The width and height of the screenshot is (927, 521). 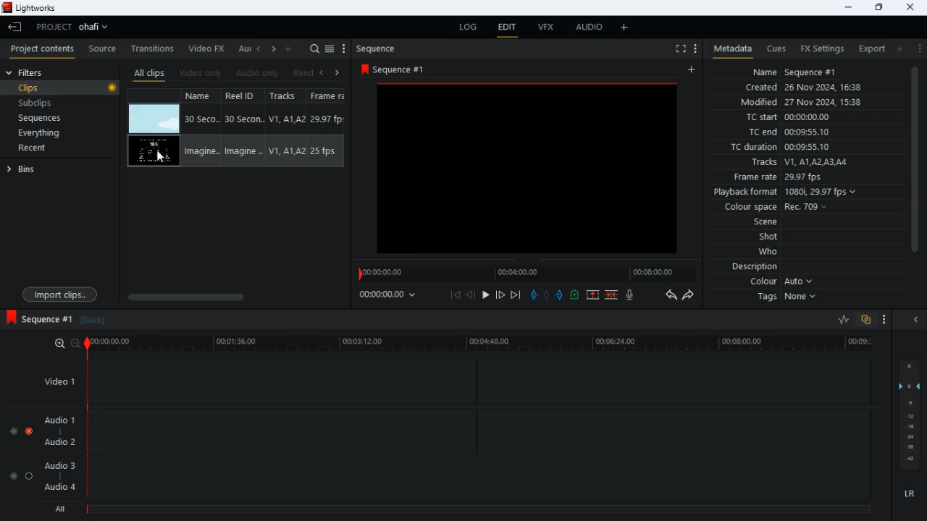 I want to click on timeline tracks, so click(x=479, y=381).